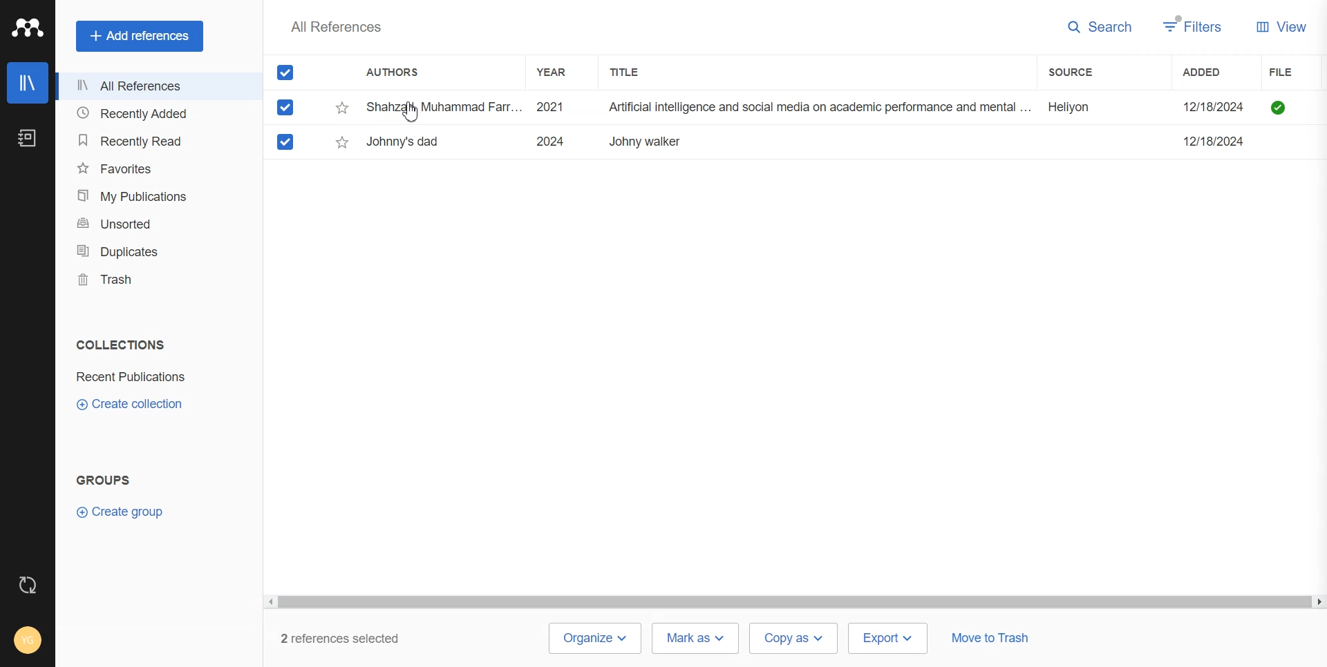 This screenshot has height=667, width=1327. I want to click on Move to trash, so click(990, 639).